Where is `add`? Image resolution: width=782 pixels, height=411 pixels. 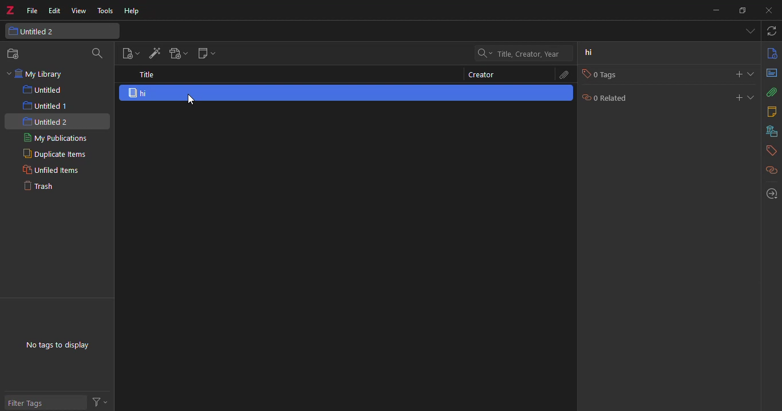 add is located at coordinates (735, 73).